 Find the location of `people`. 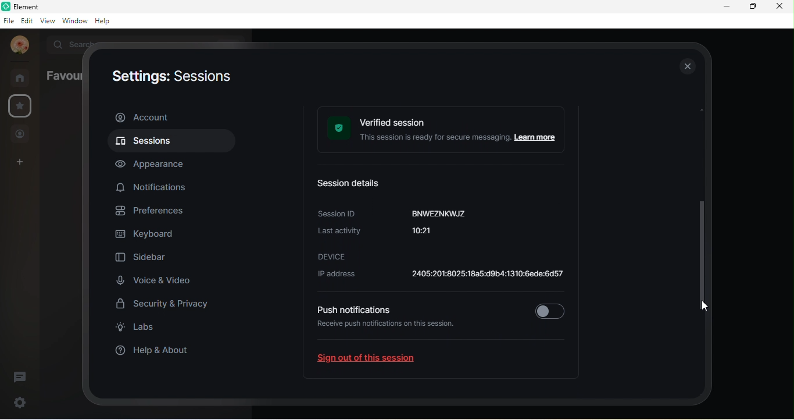

people is located at coordinates (20, 135).